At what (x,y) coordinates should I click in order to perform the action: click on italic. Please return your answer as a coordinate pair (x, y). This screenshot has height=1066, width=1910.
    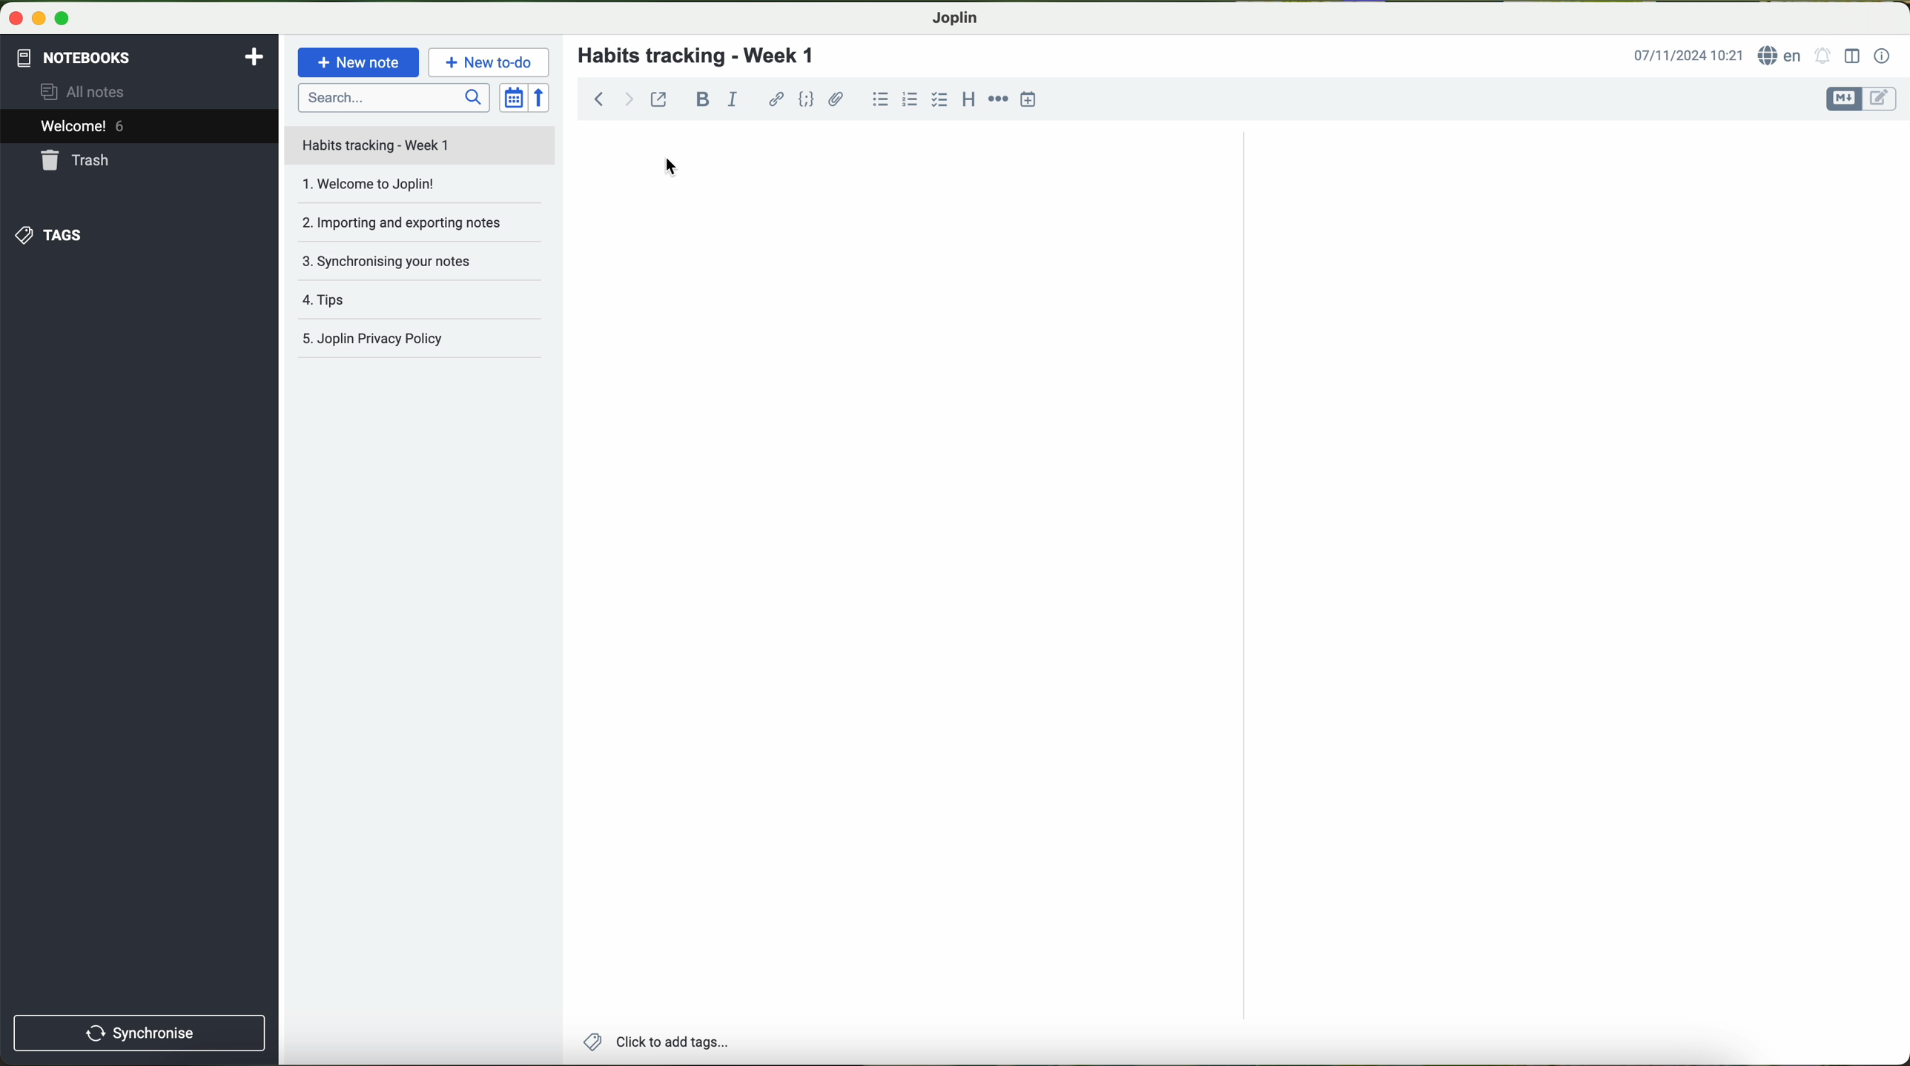
    Looking at the image, I should click on (733, 98).